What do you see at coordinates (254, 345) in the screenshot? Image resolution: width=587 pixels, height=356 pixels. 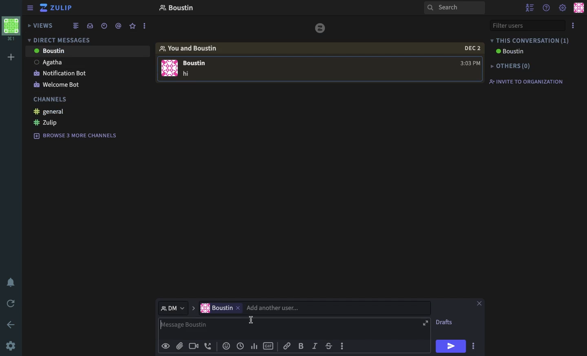 I see `chart` at bounding box center [254, 345].